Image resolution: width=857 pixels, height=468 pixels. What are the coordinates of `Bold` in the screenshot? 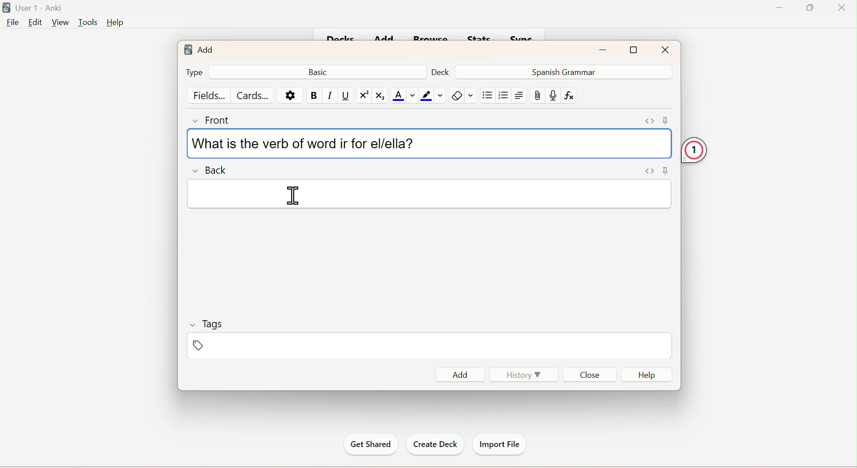 It's located at (315, 96).